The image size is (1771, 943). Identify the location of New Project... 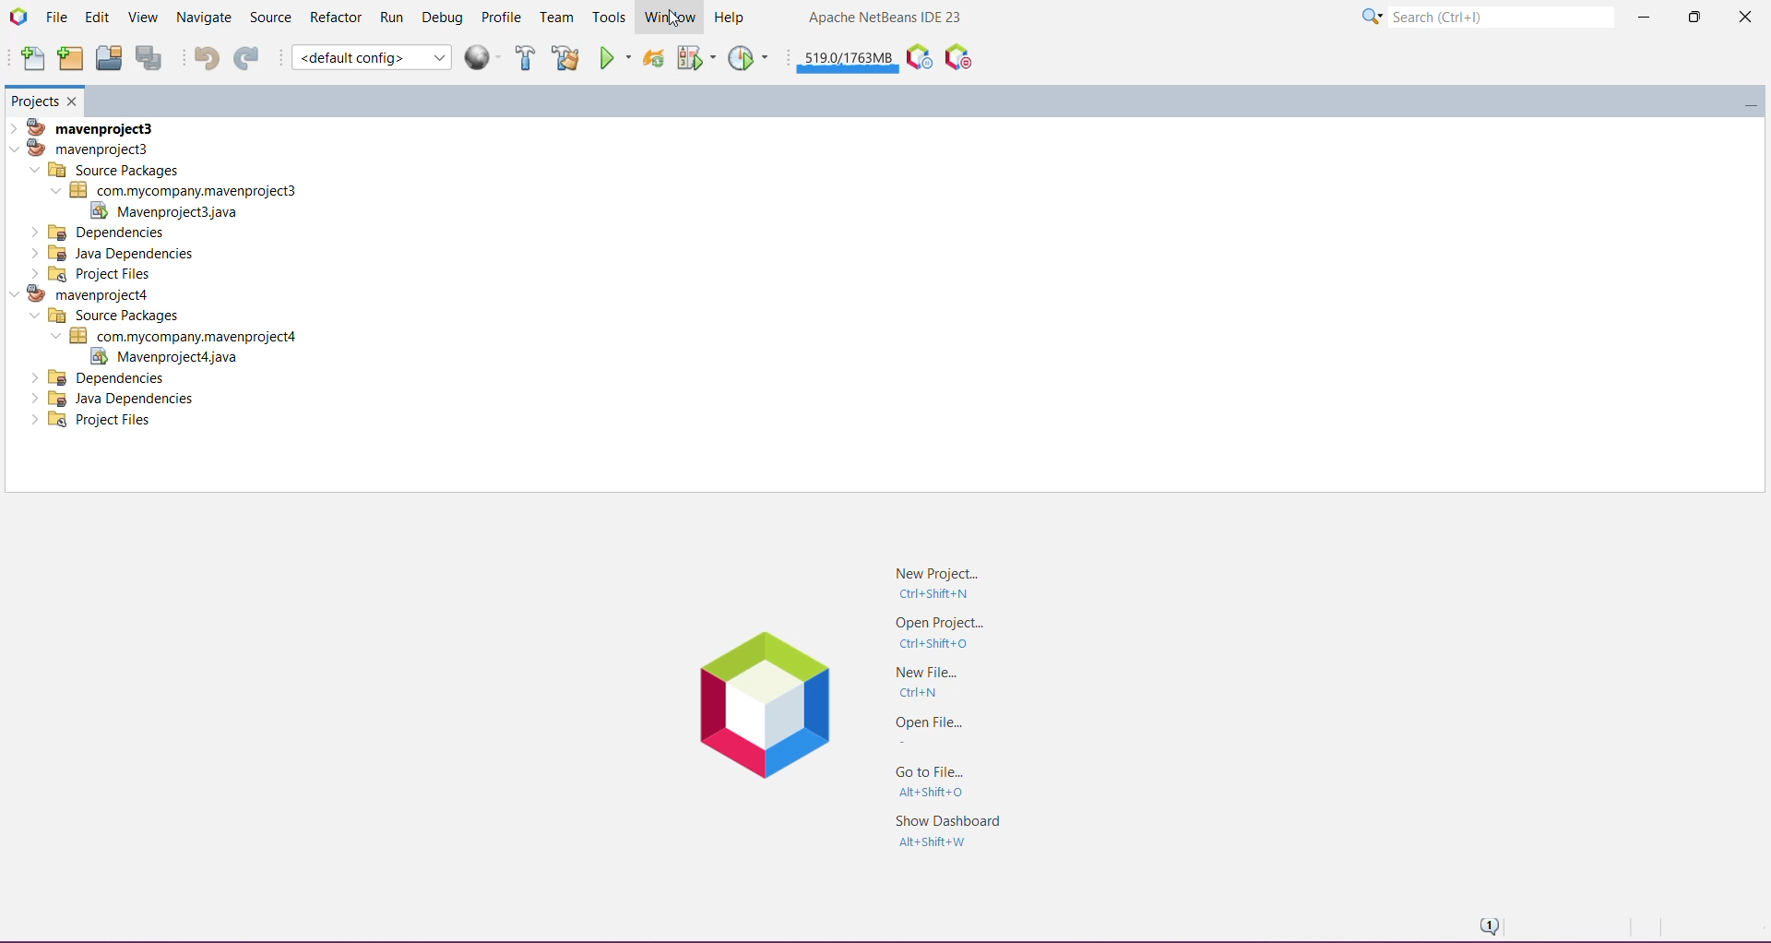
(945, 581).